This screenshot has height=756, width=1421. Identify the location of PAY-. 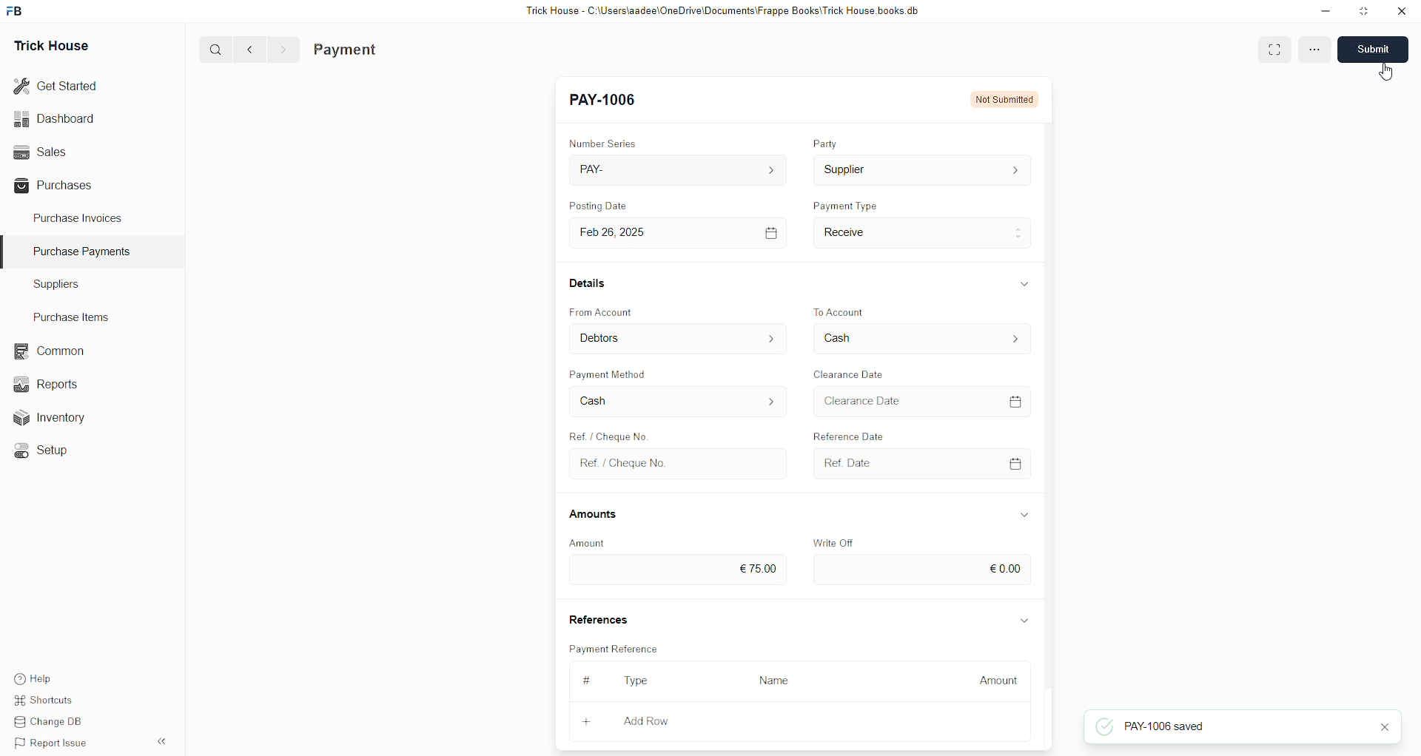
(676, 168).